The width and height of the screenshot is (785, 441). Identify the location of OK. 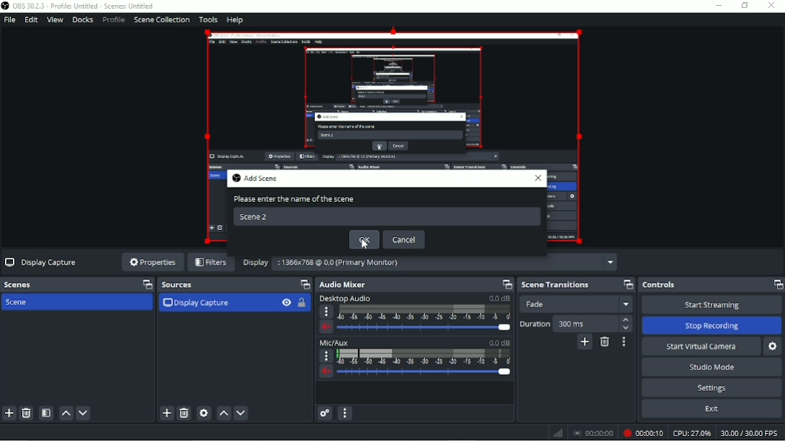
(366, 239).